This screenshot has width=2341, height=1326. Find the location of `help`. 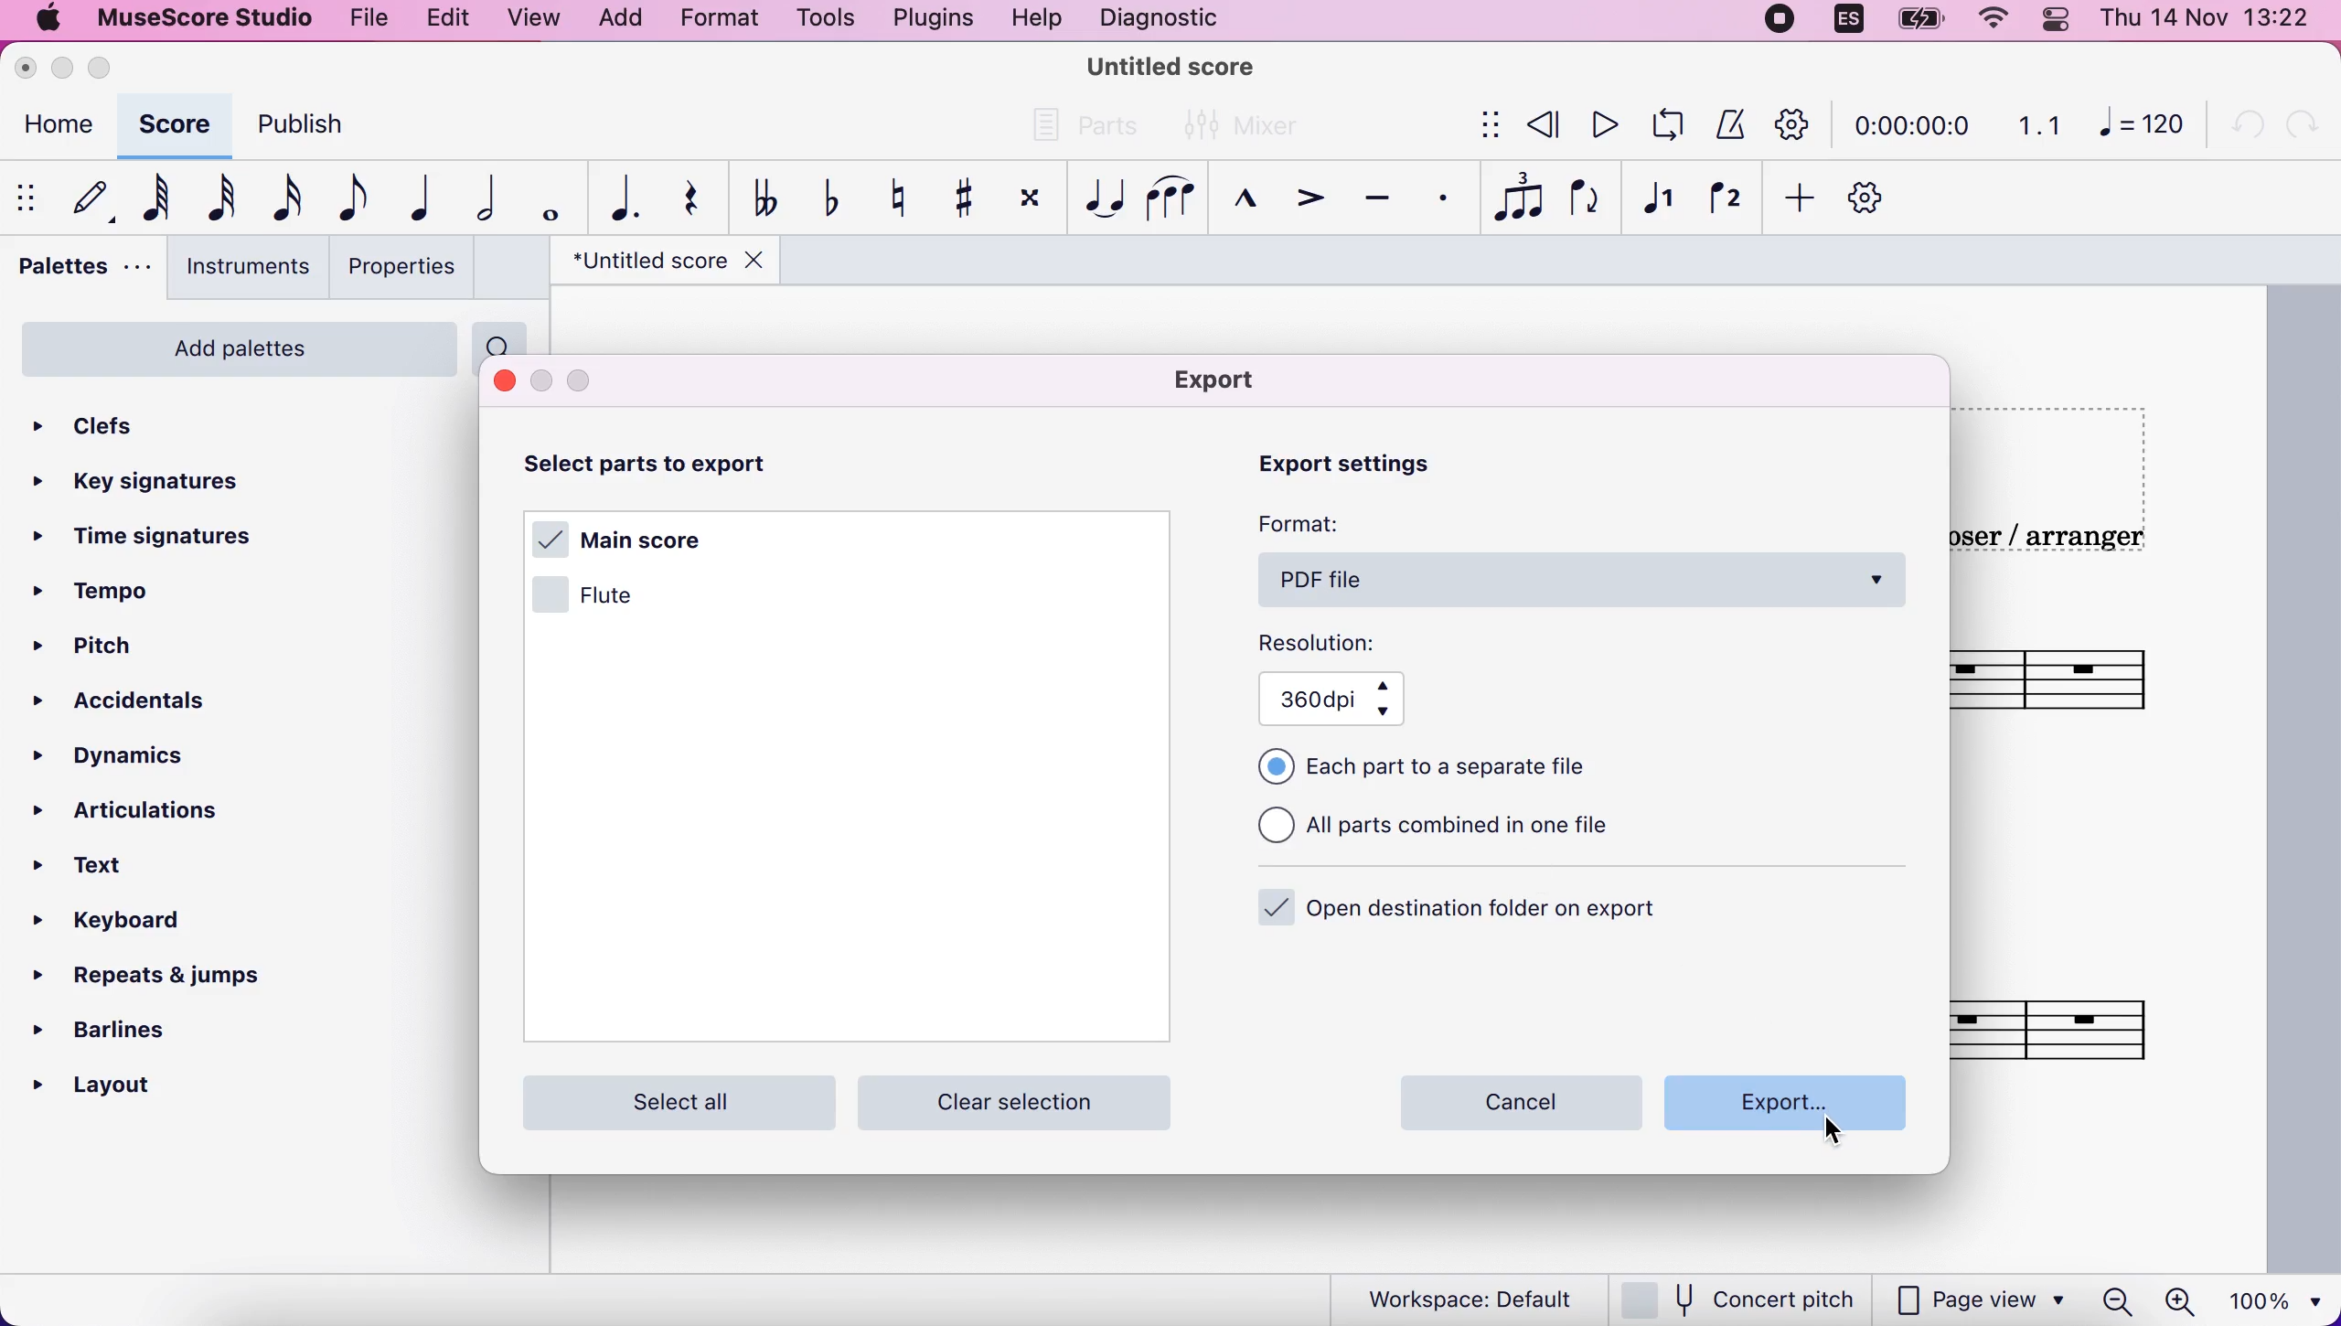

help is located at coordinates (1032, 20).